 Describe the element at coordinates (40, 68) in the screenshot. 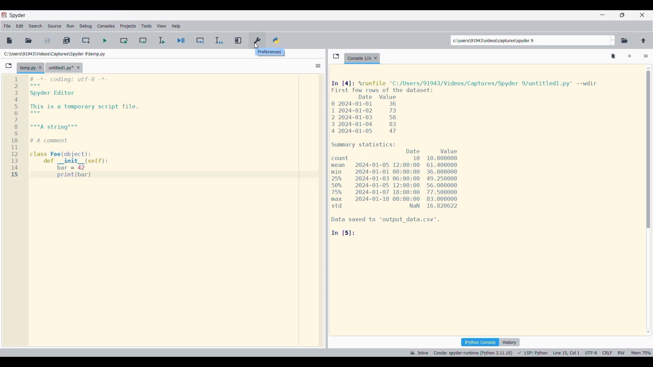

I see `Close tab` at that location.